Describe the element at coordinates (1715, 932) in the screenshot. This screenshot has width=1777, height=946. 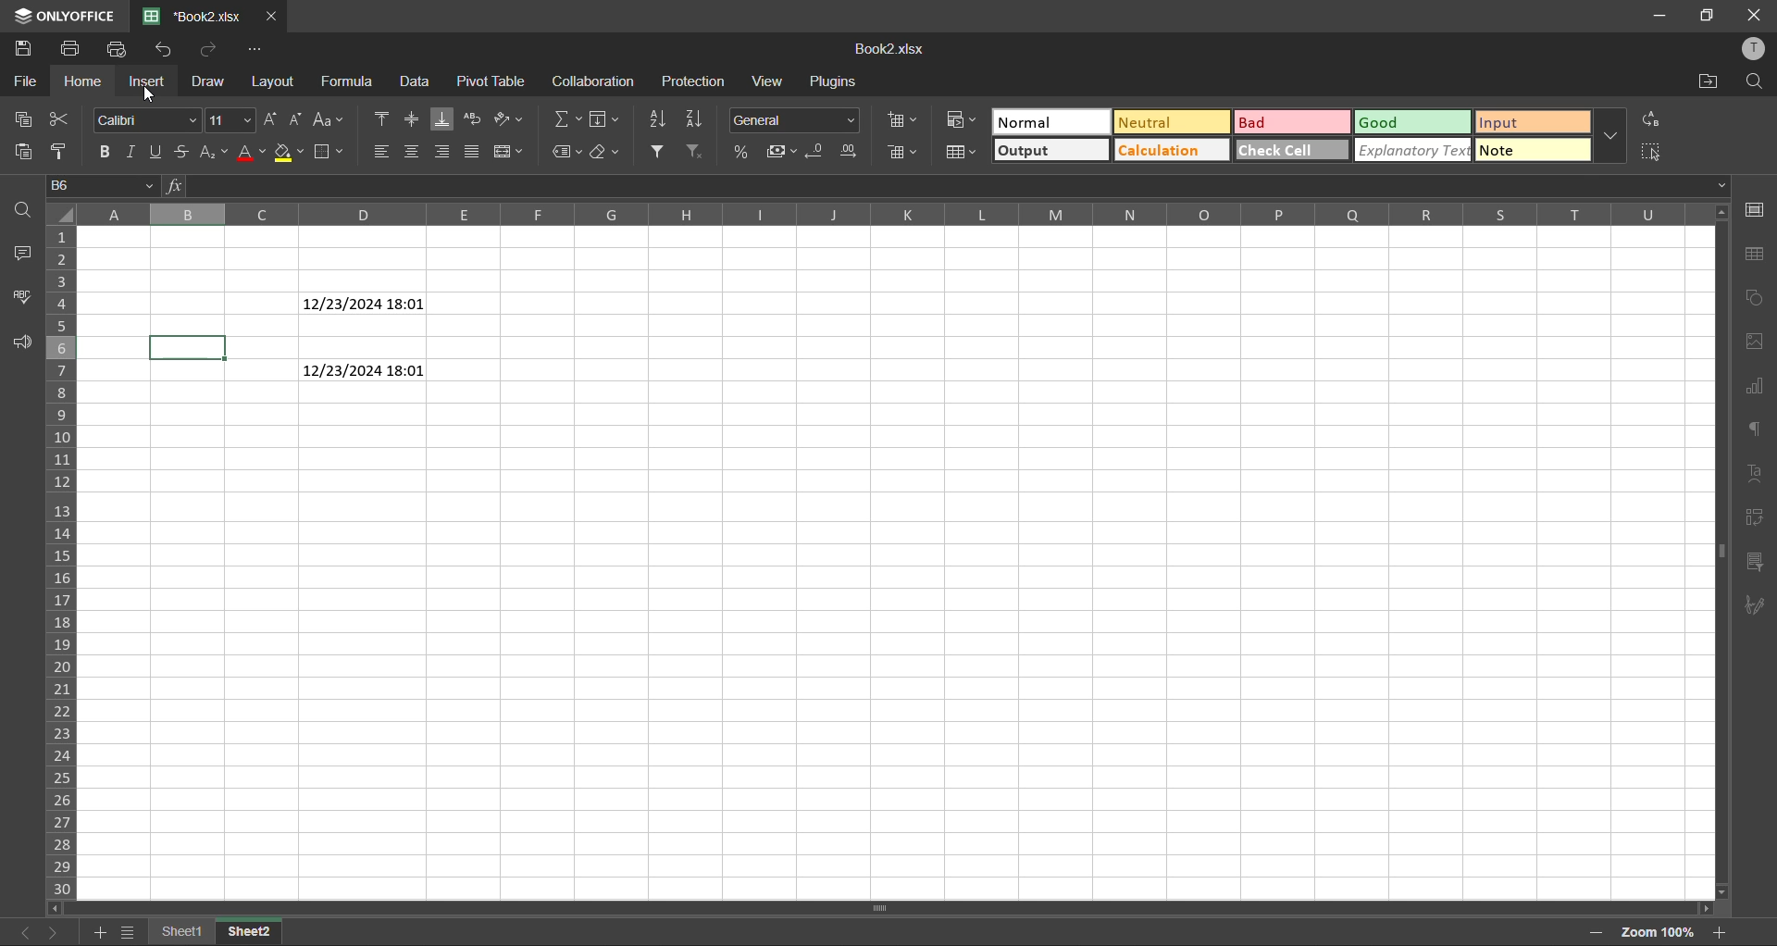
I see `zoom in` at that location.